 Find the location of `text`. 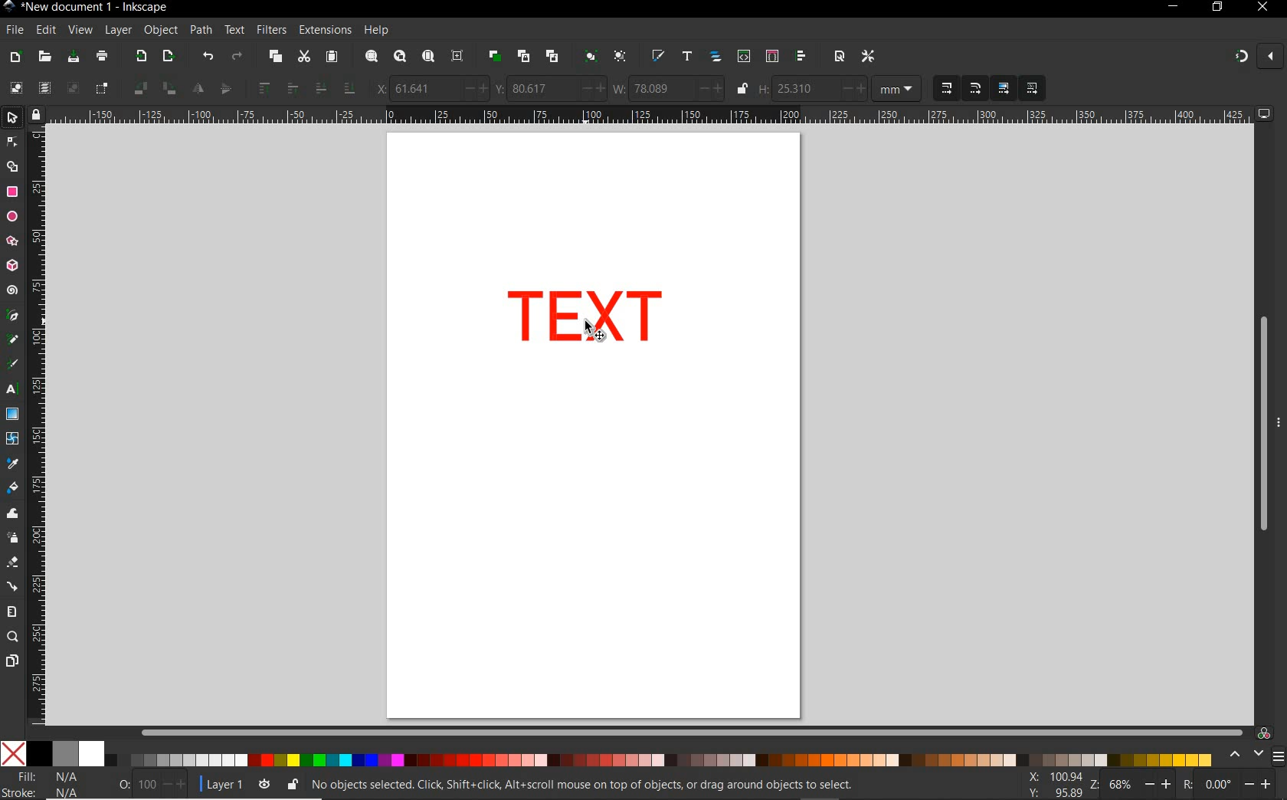

text is located at coordinates (235, 31).